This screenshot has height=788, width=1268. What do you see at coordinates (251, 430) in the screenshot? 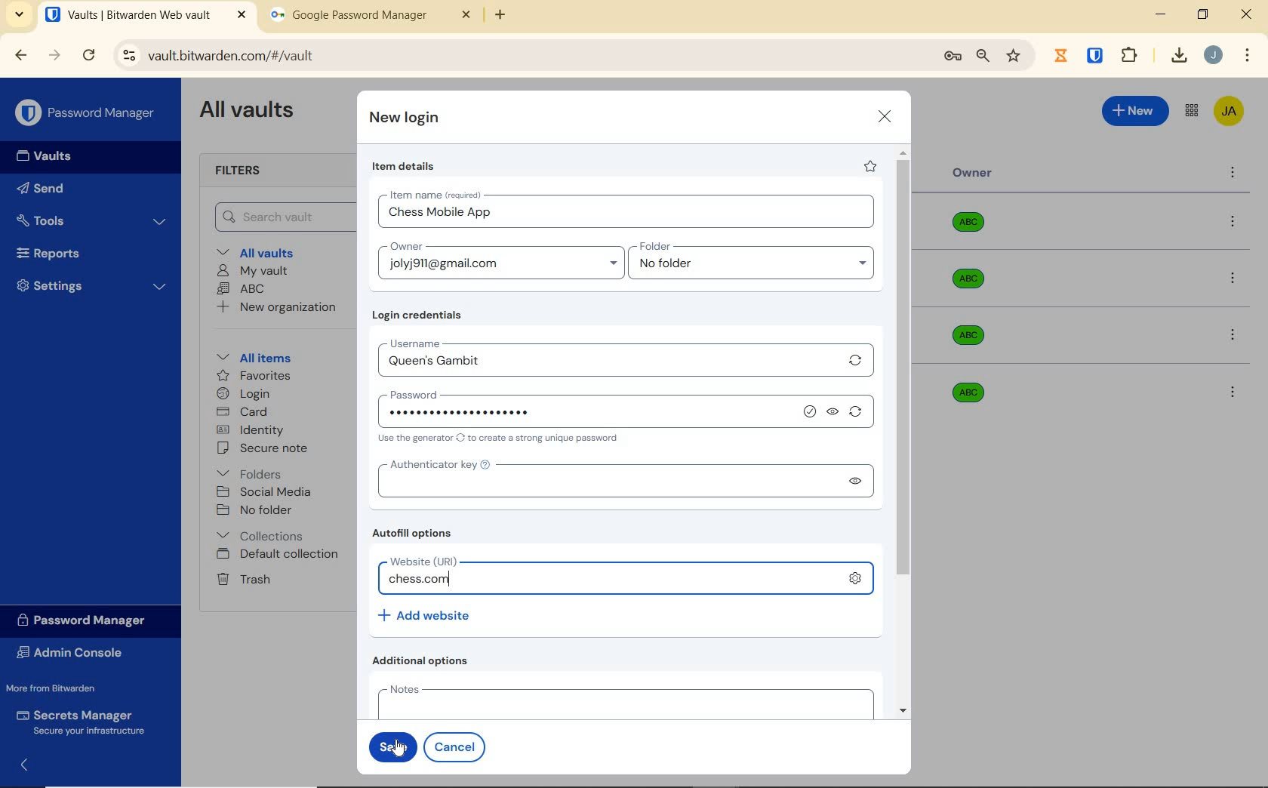
I see `identity` at bounding box center [251, 430].